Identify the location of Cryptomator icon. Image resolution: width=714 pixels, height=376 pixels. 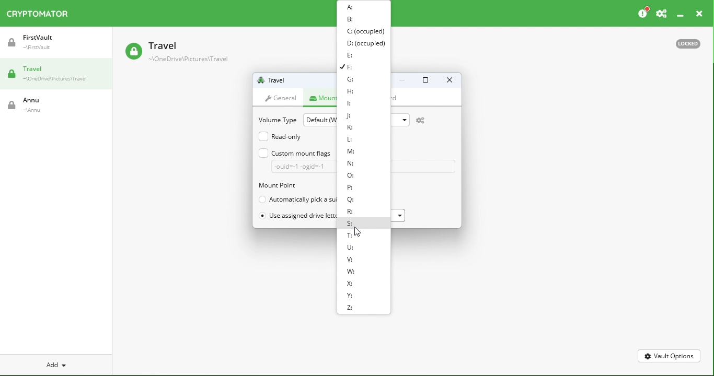
(42, 14).